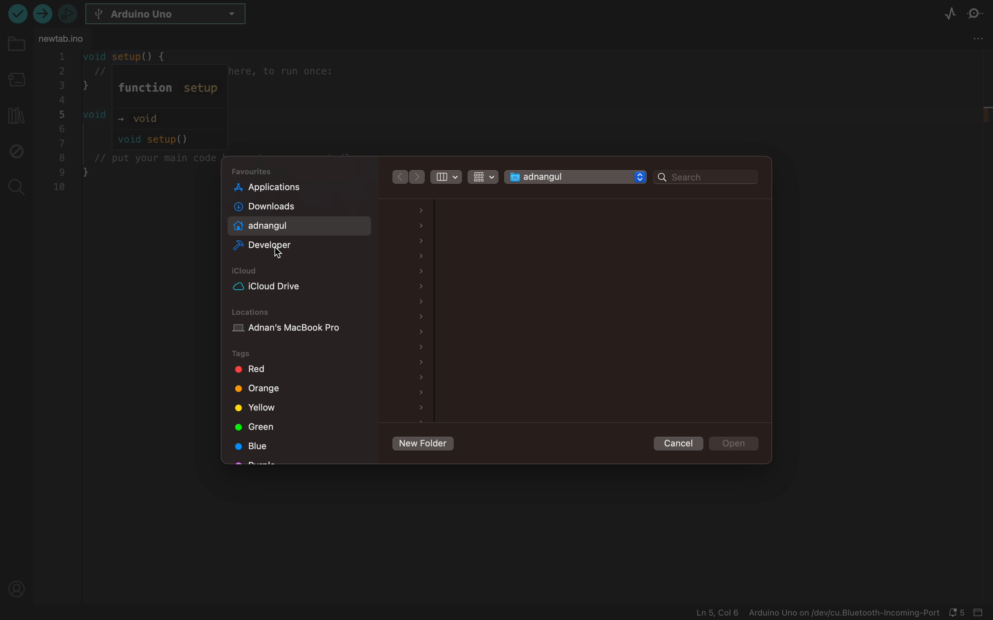 This screenshot has height=620, width=993. I want to click on select folder, so click(564, 177).